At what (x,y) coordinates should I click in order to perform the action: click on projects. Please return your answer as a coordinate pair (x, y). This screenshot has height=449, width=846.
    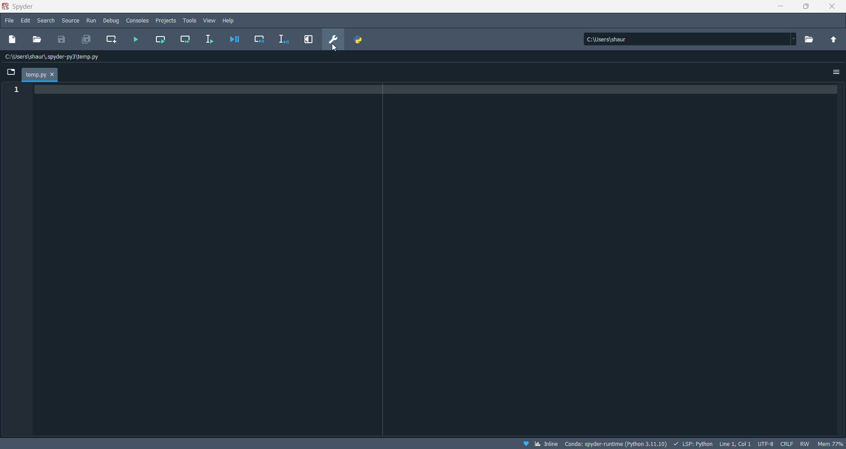
    Looking at the image, I should click on (167, 21).